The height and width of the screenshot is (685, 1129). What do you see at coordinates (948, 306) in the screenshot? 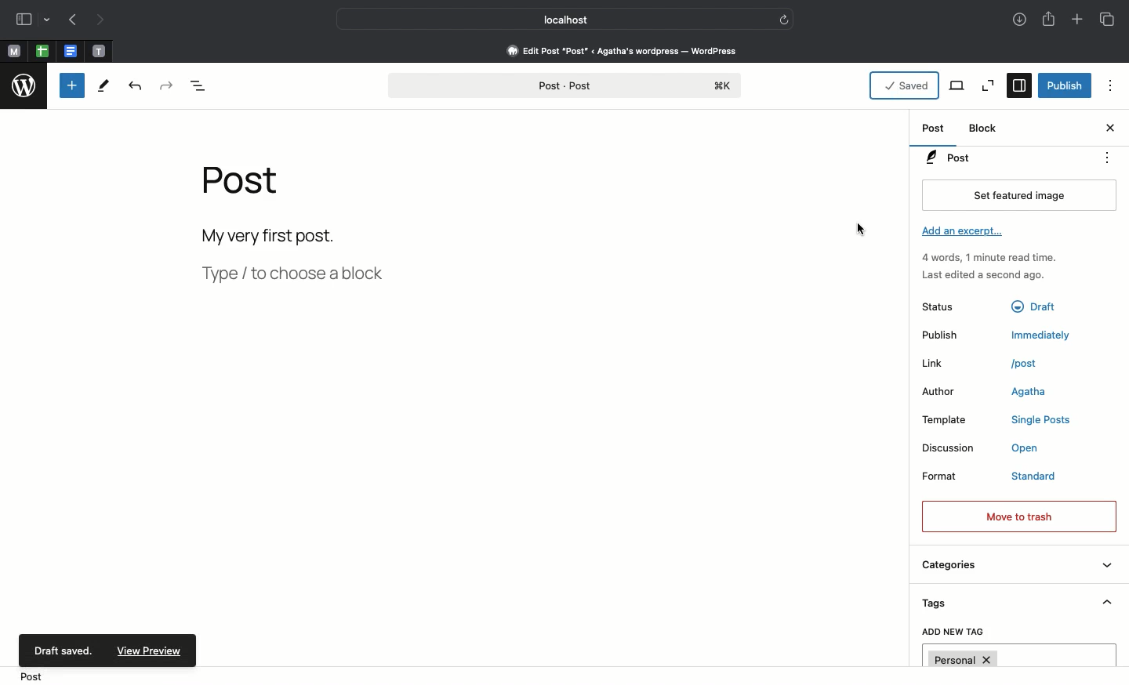
I see `Status` at bounding box center [948, 306].